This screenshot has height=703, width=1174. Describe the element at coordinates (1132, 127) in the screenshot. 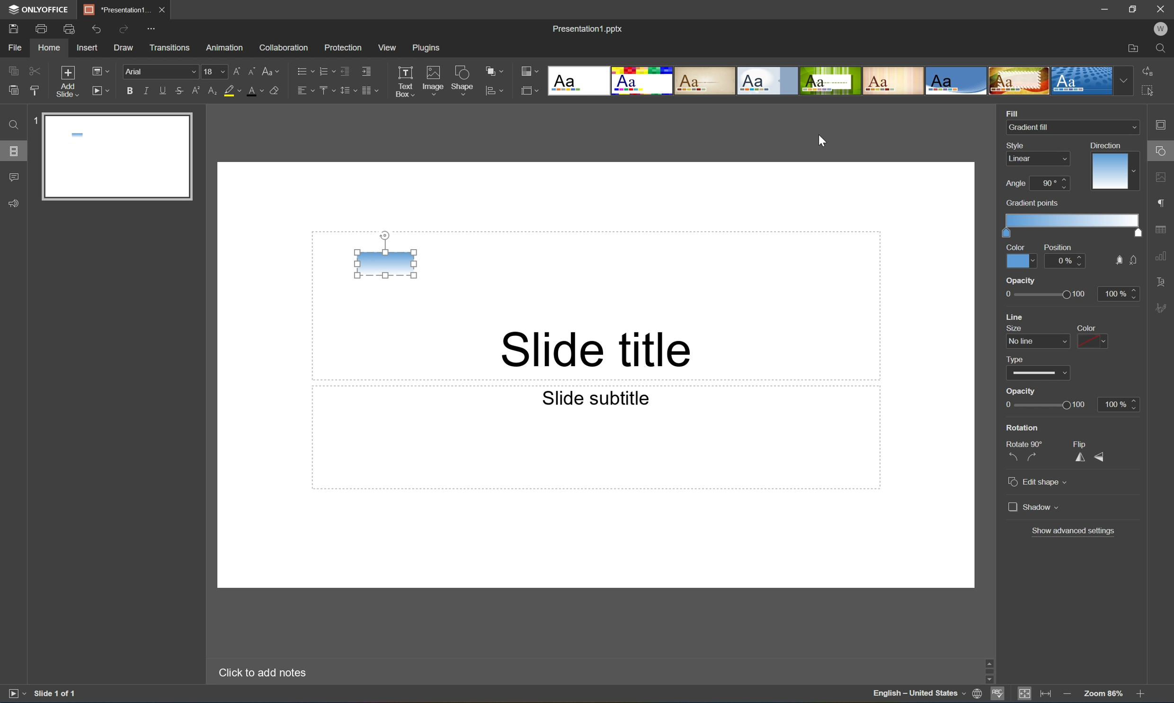

I see `Drop Down` at that location.